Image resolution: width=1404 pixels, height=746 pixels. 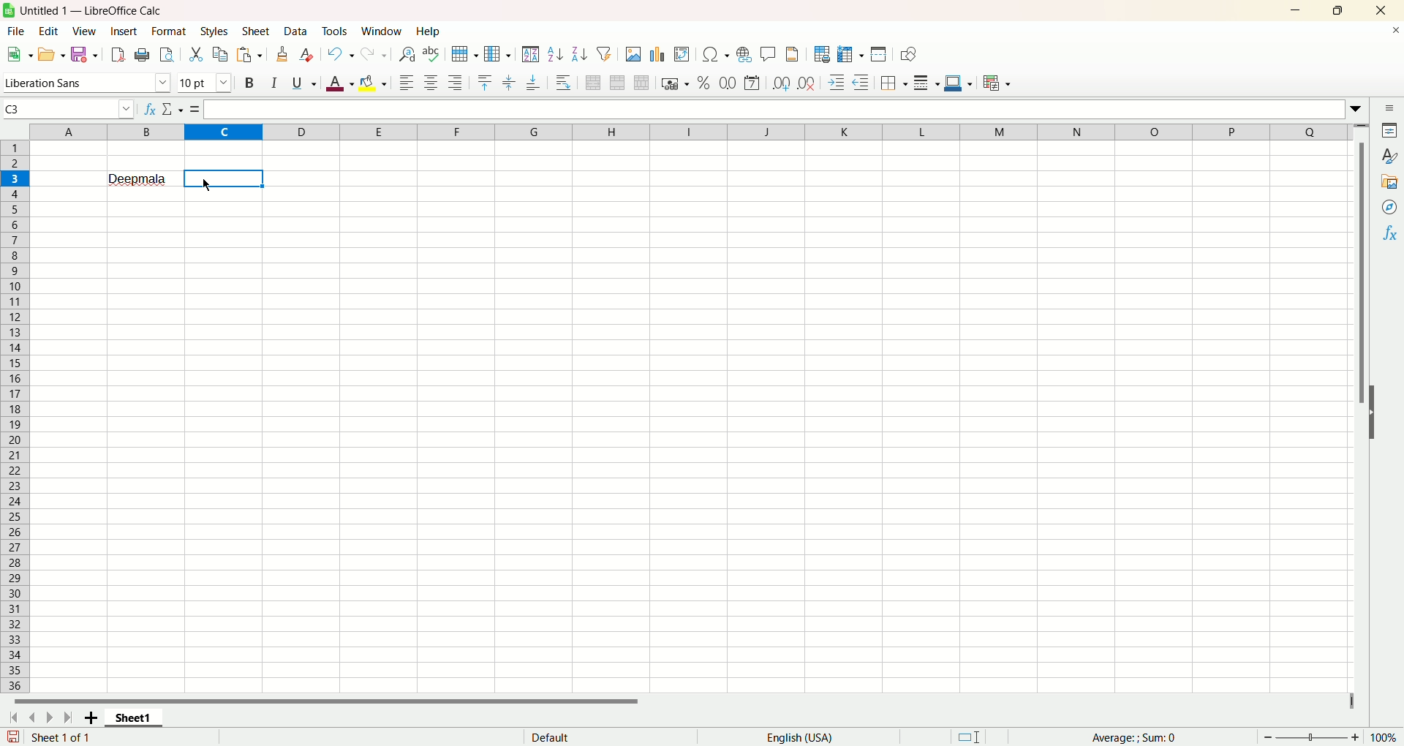 What do you see at coordinates (508, 83) in the screenshot?
I see `center vertically` at bounding box center [508, 83].